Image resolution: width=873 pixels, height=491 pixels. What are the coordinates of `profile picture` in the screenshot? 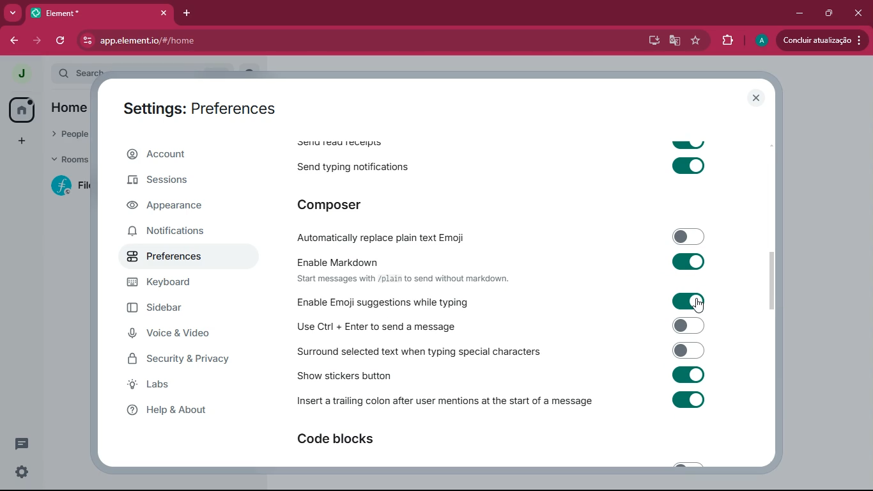 It's located at (18, 73).